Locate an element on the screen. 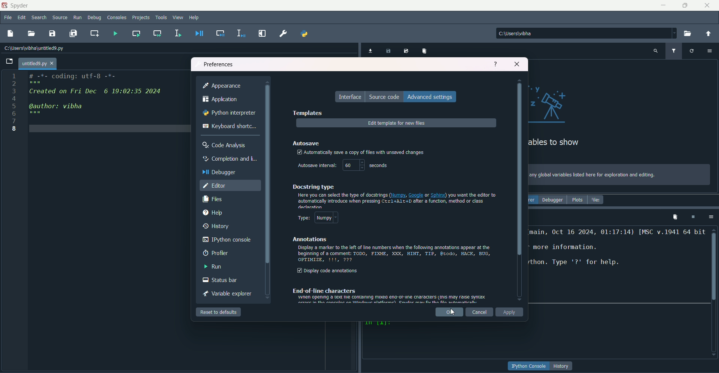 This screenshot has height=373, width=719. create new cell is located at coordinates (95, 33).